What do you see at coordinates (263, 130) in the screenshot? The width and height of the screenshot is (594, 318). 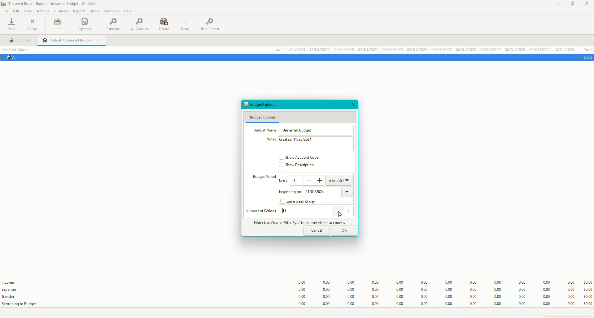 I see `Budget Name.` at bounding box center [263, 130].